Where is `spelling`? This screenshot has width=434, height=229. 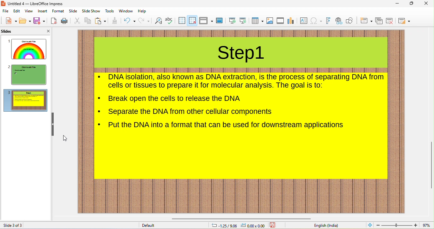 spelling is located at coordinates (169, 20).